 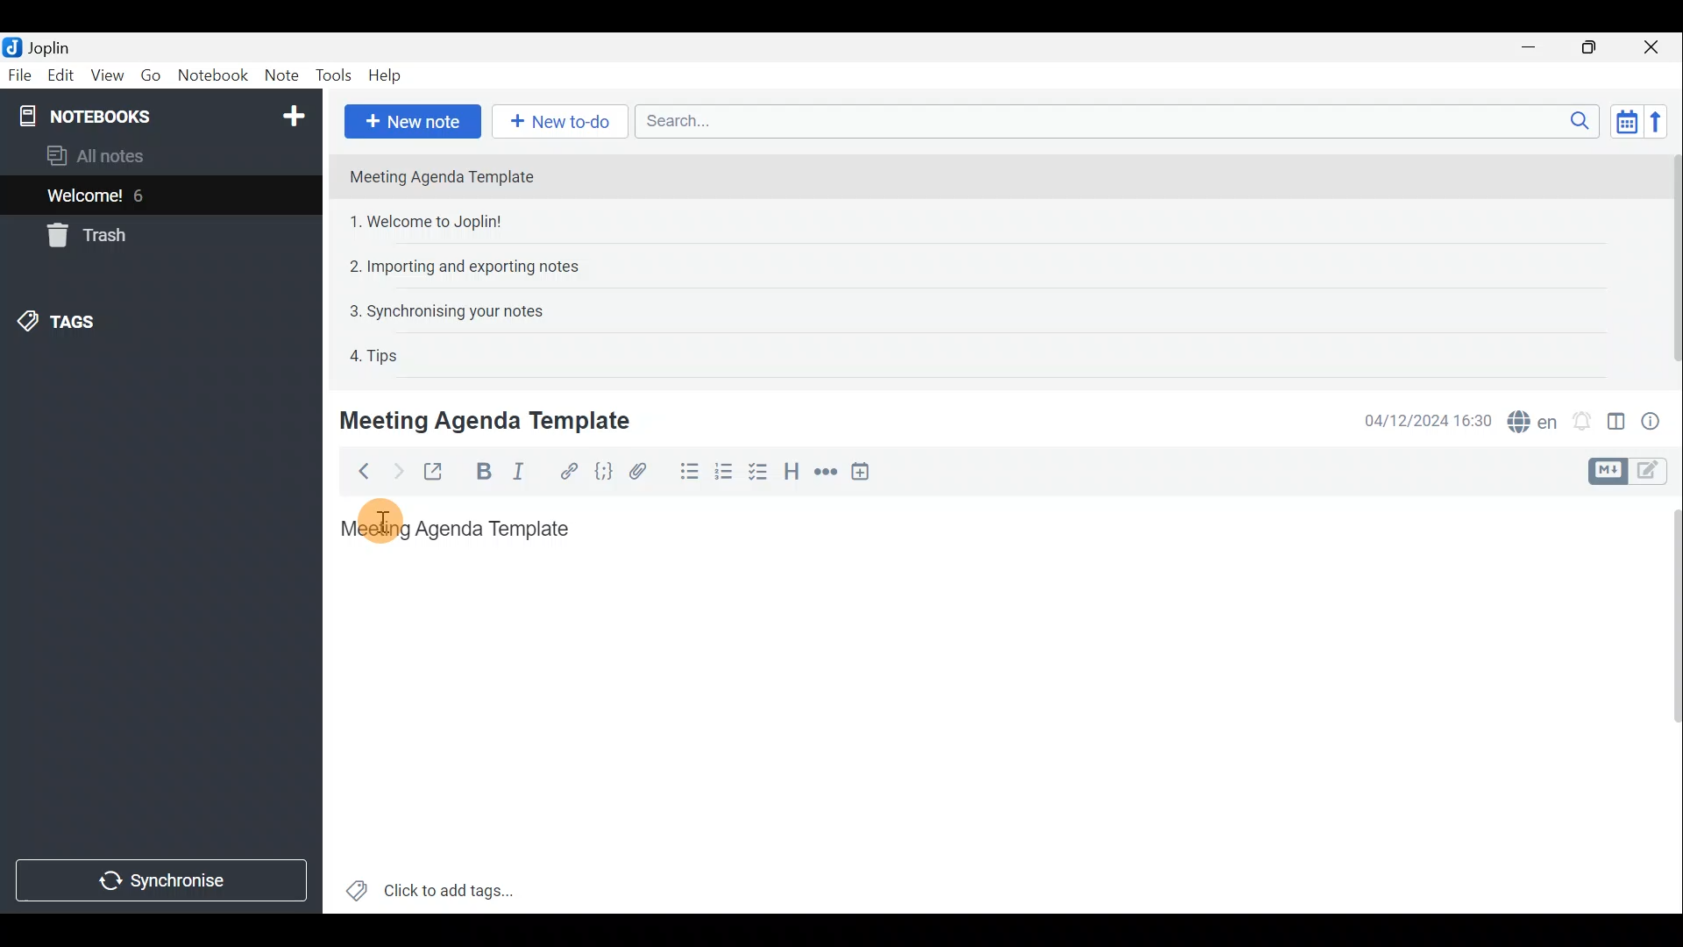 I want to click on Maximise, so click(x=1590, y=49).